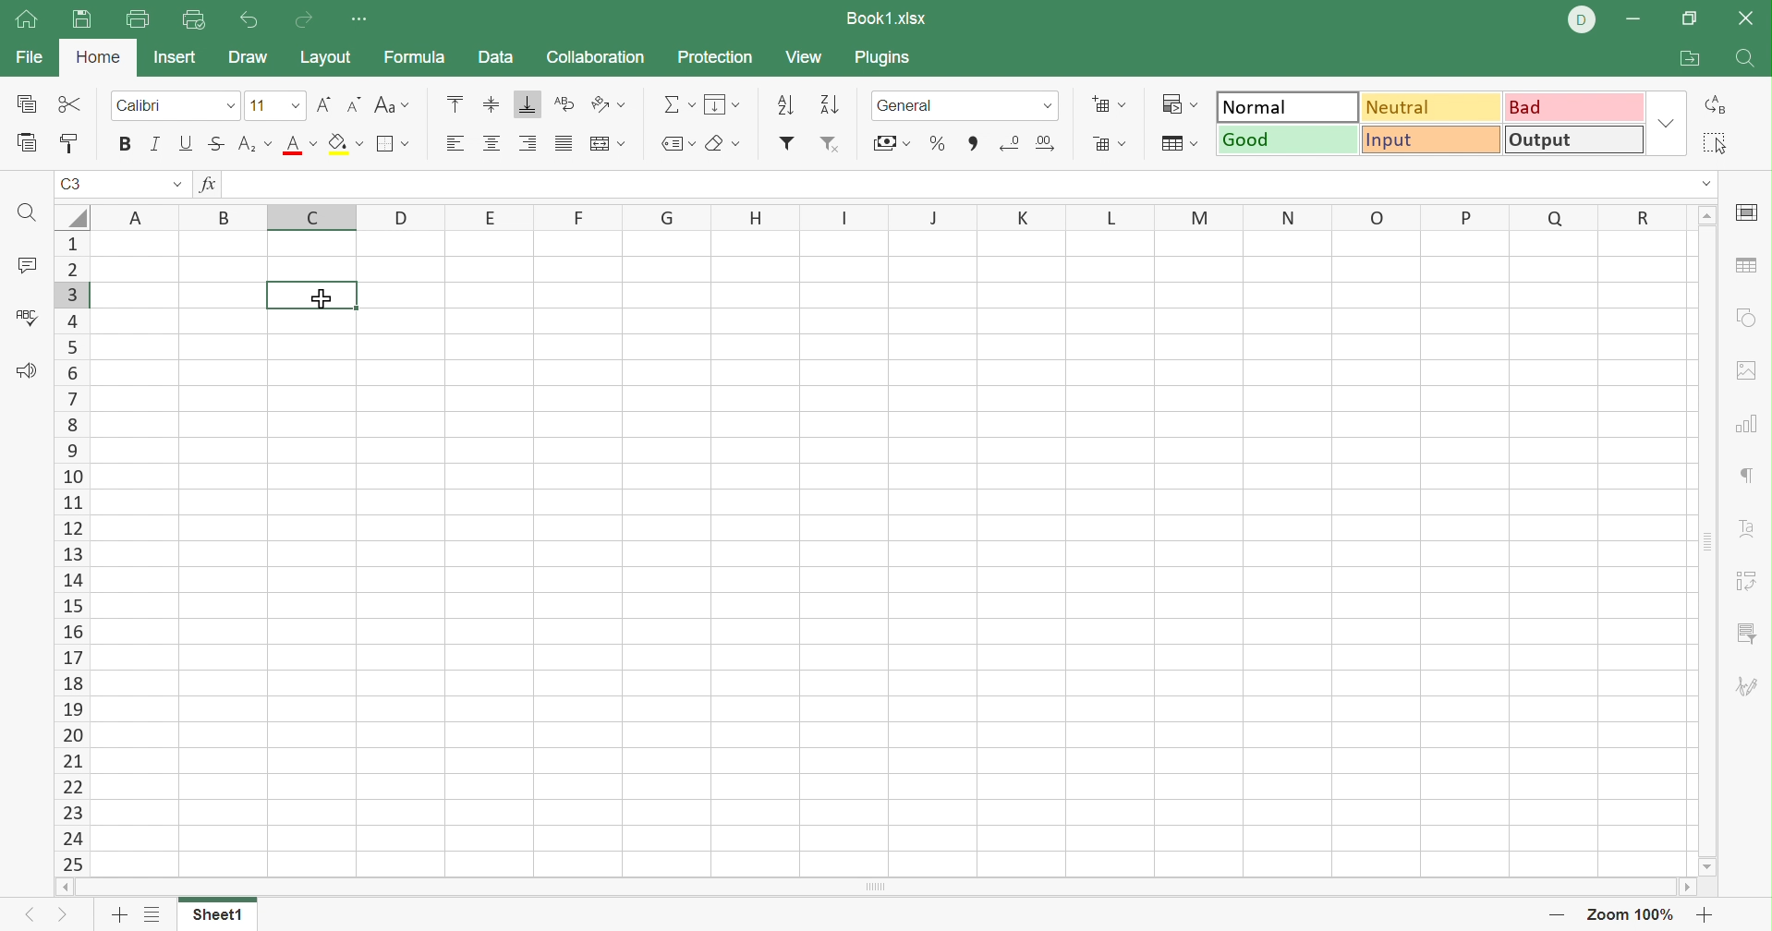 This screenshot has height=931, width=1772. I want to click on Row numbers, so click(69, 553).